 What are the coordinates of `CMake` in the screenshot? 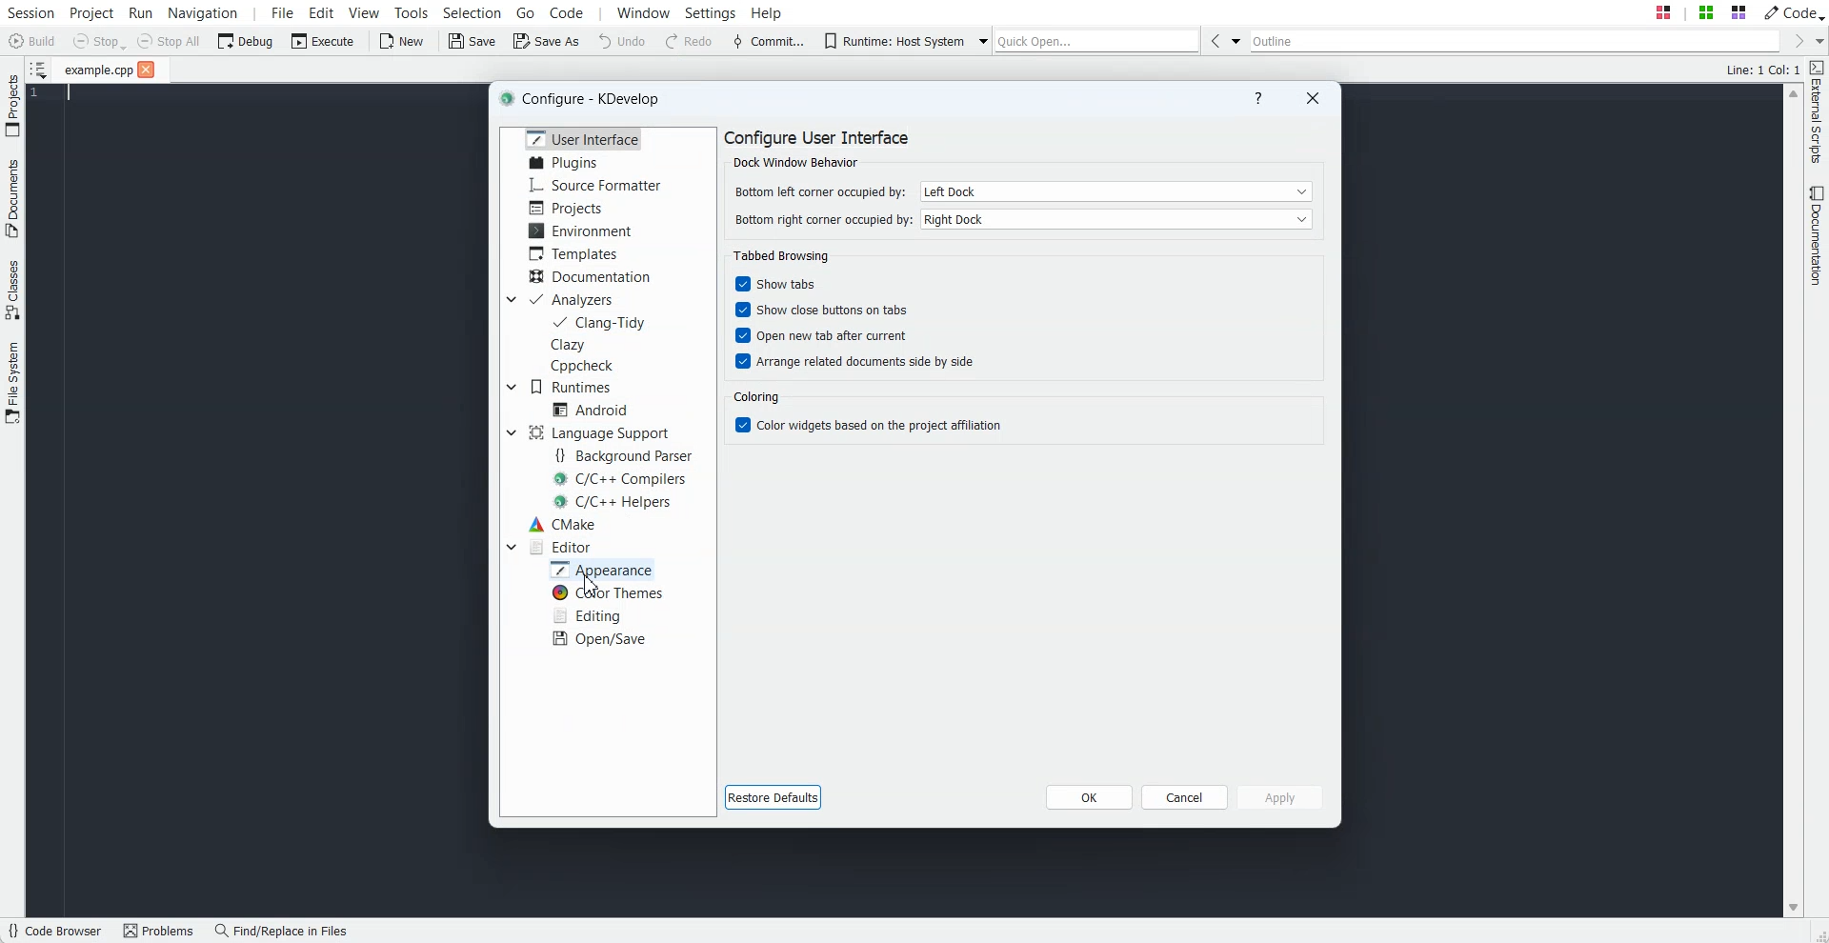 It's located at (564, 525).